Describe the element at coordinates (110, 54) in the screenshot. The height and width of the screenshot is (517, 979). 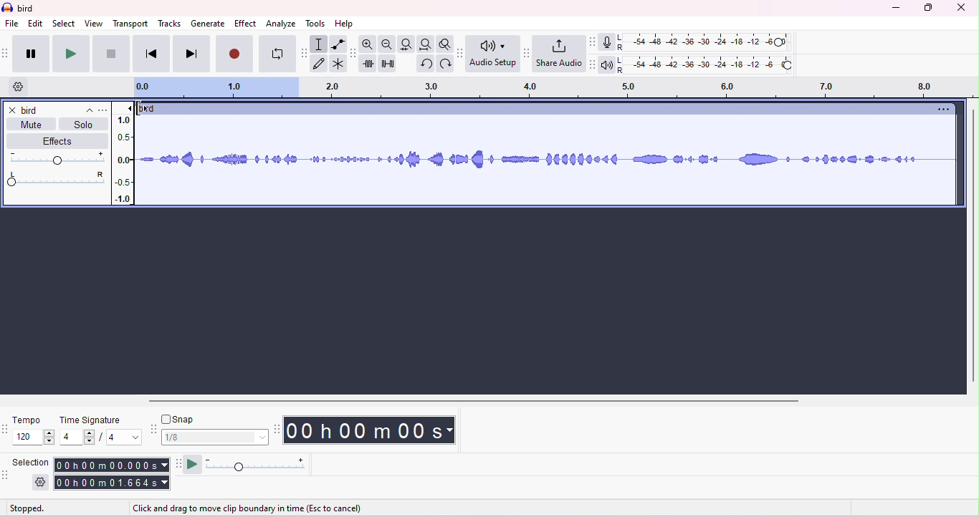
I see `stop` at that location.